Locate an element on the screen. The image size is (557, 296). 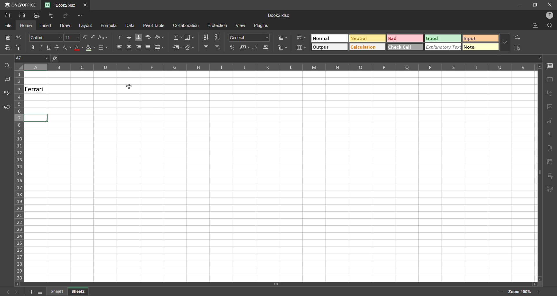
text is located at coordinates (551, 148).